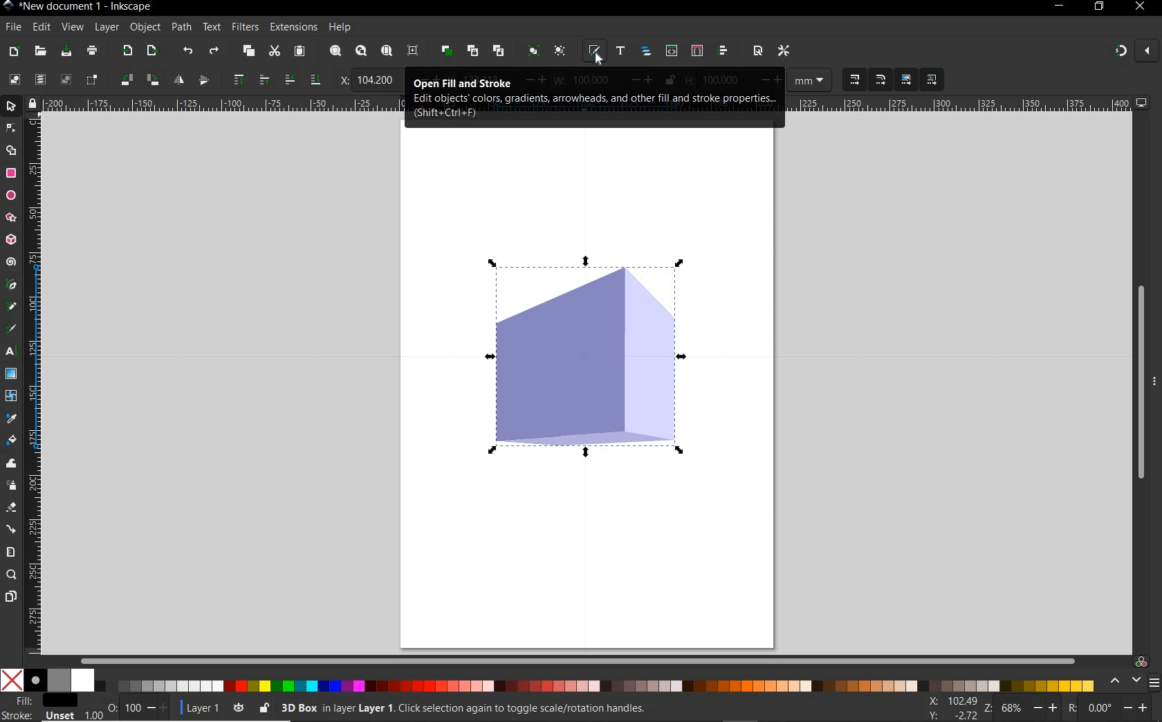 This screenshot has height=722, width=1162. What do you see at coordinates (473, 52) in the screenshot?
I see `CREATE CLONE` at bounding box center [473, 52].